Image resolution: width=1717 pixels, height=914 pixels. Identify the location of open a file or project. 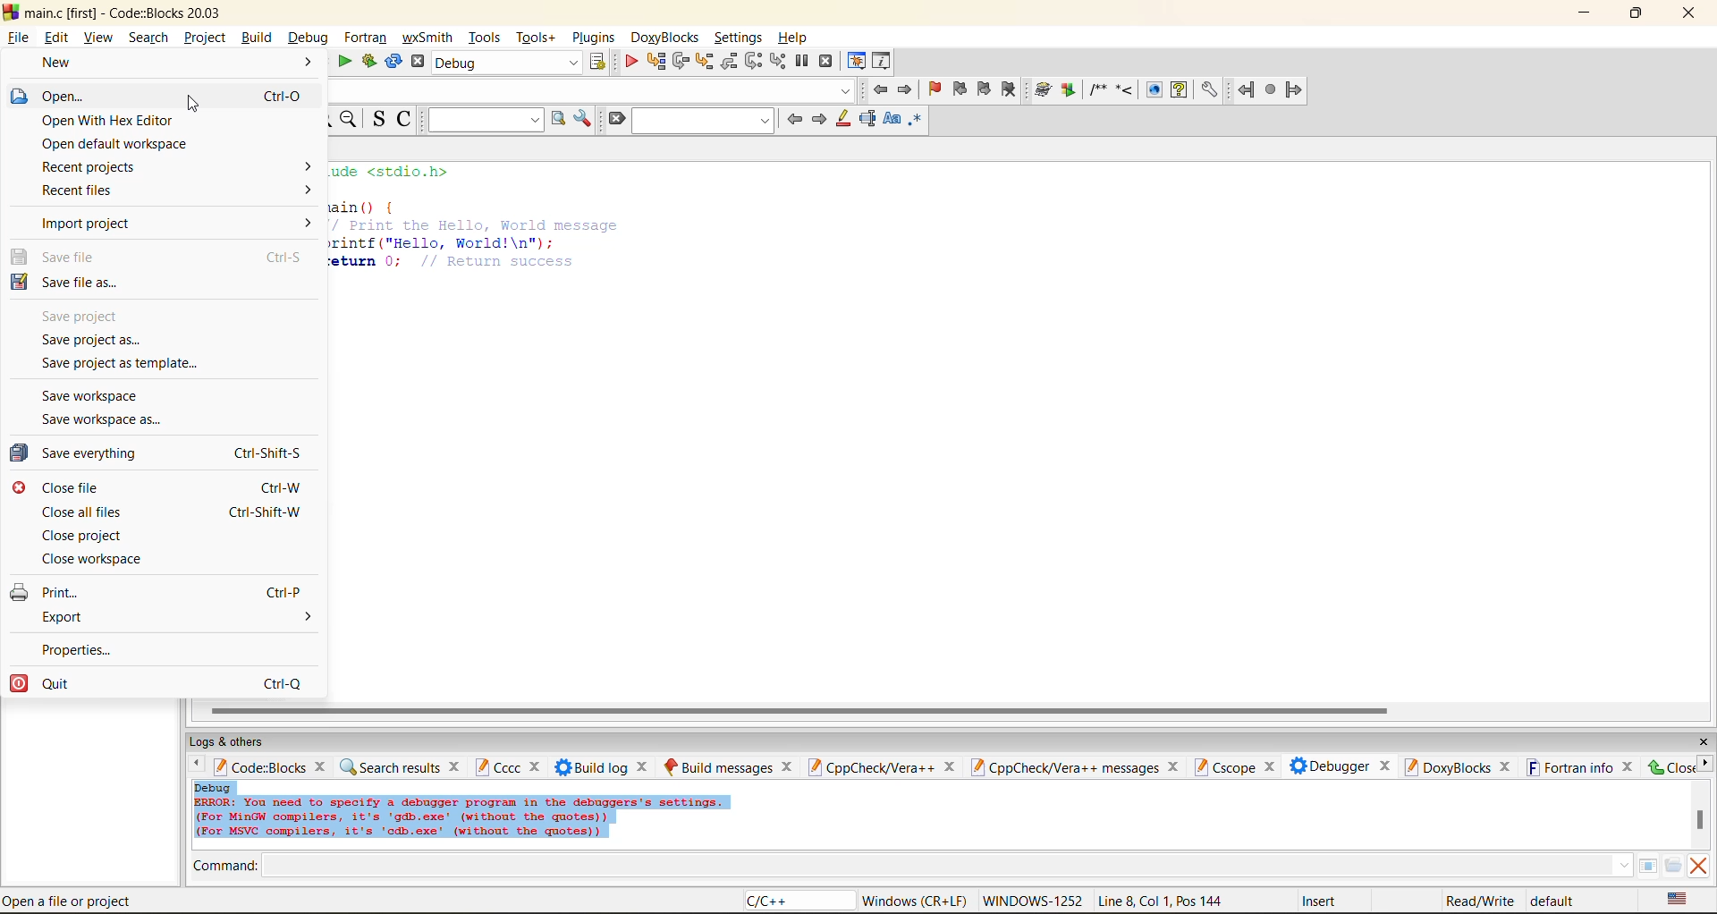
(73, 901).